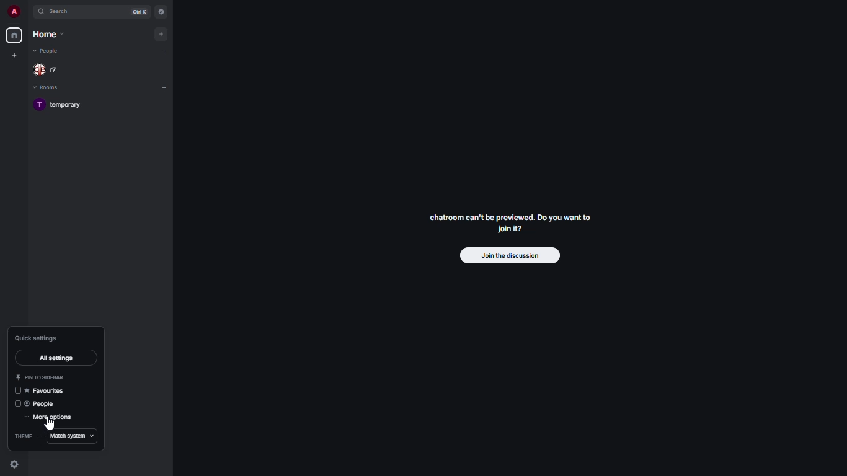 Image resolution: width=847 pixels, height=476 pixels. What do you see at coordinates (48, 51) in the screenshot?
I see `people` at bounding box center [48, 51].